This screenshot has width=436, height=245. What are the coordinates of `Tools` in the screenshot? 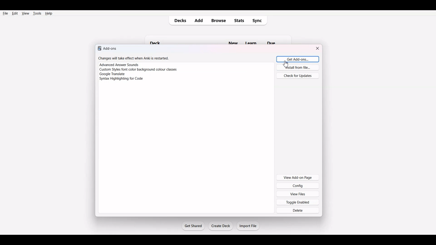 It's located at (37, 13).